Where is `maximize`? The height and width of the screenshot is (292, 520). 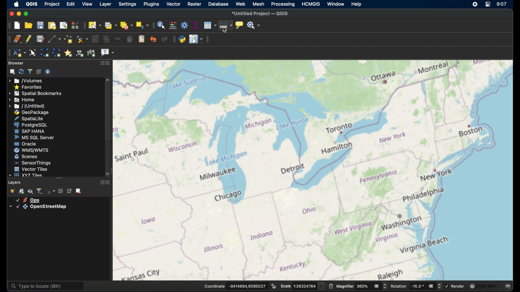 maximize is located at coordinates (26, 14).